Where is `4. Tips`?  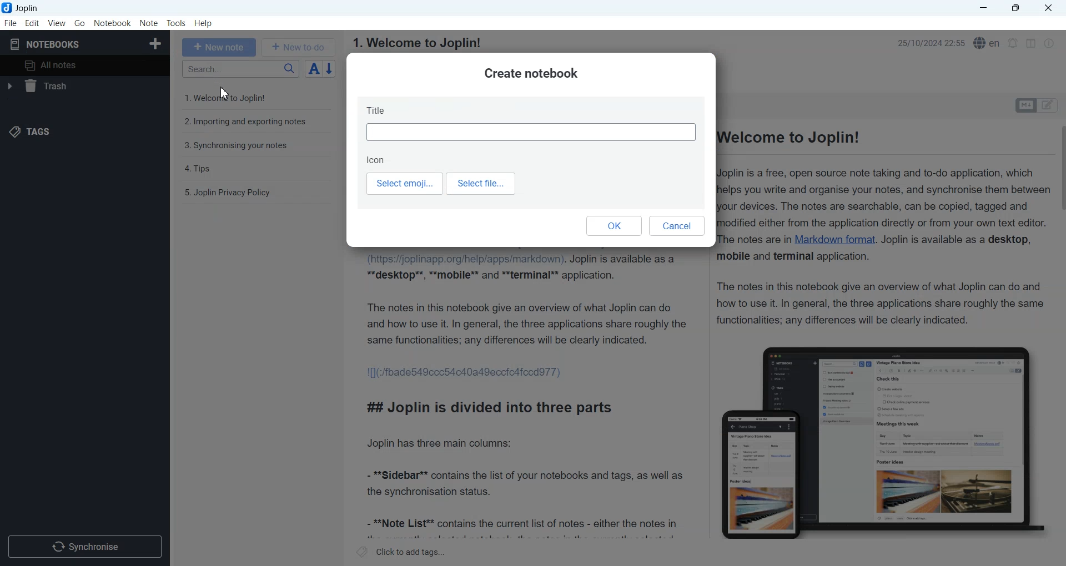
4. Tips is located at coordinates (199, 169).